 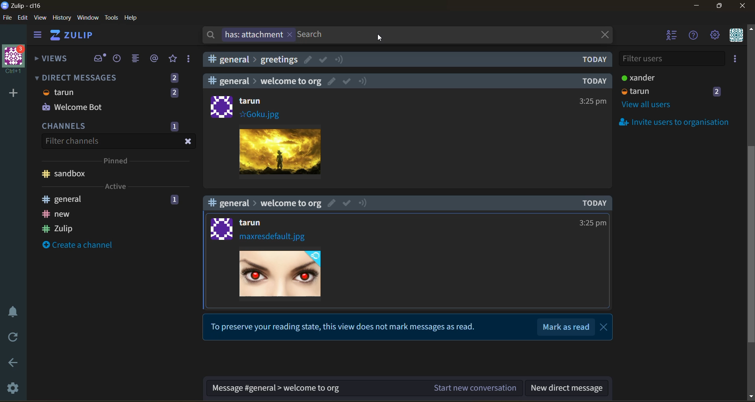 I want to click on window, so click(x=88, y=18).